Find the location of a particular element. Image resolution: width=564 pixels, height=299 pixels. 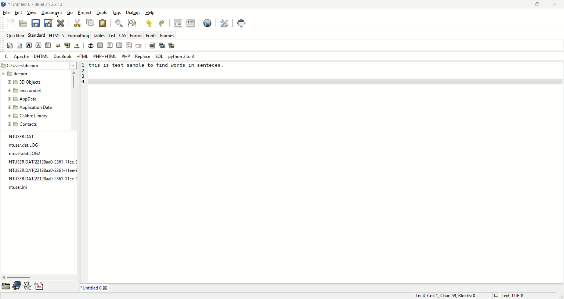

copy is located at coordinates (90, 22).